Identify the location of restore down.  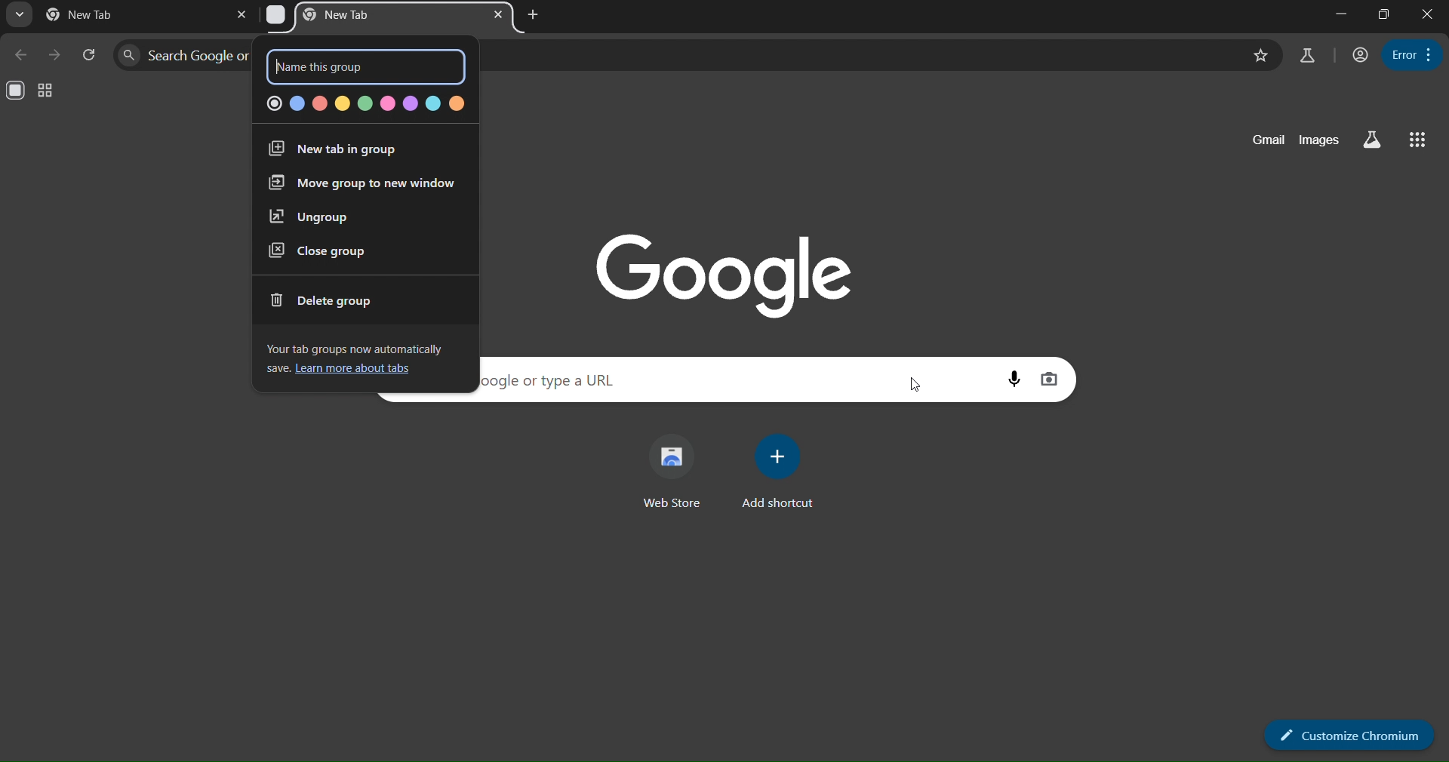
(1385, 16).